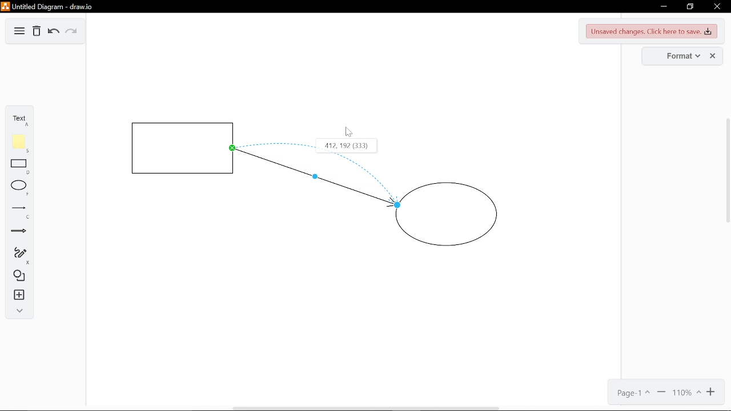 This screenshot has width=731, height=411. Describe the element at coordinates (37, 32) in the screenshot. I see `Delete` at that location.